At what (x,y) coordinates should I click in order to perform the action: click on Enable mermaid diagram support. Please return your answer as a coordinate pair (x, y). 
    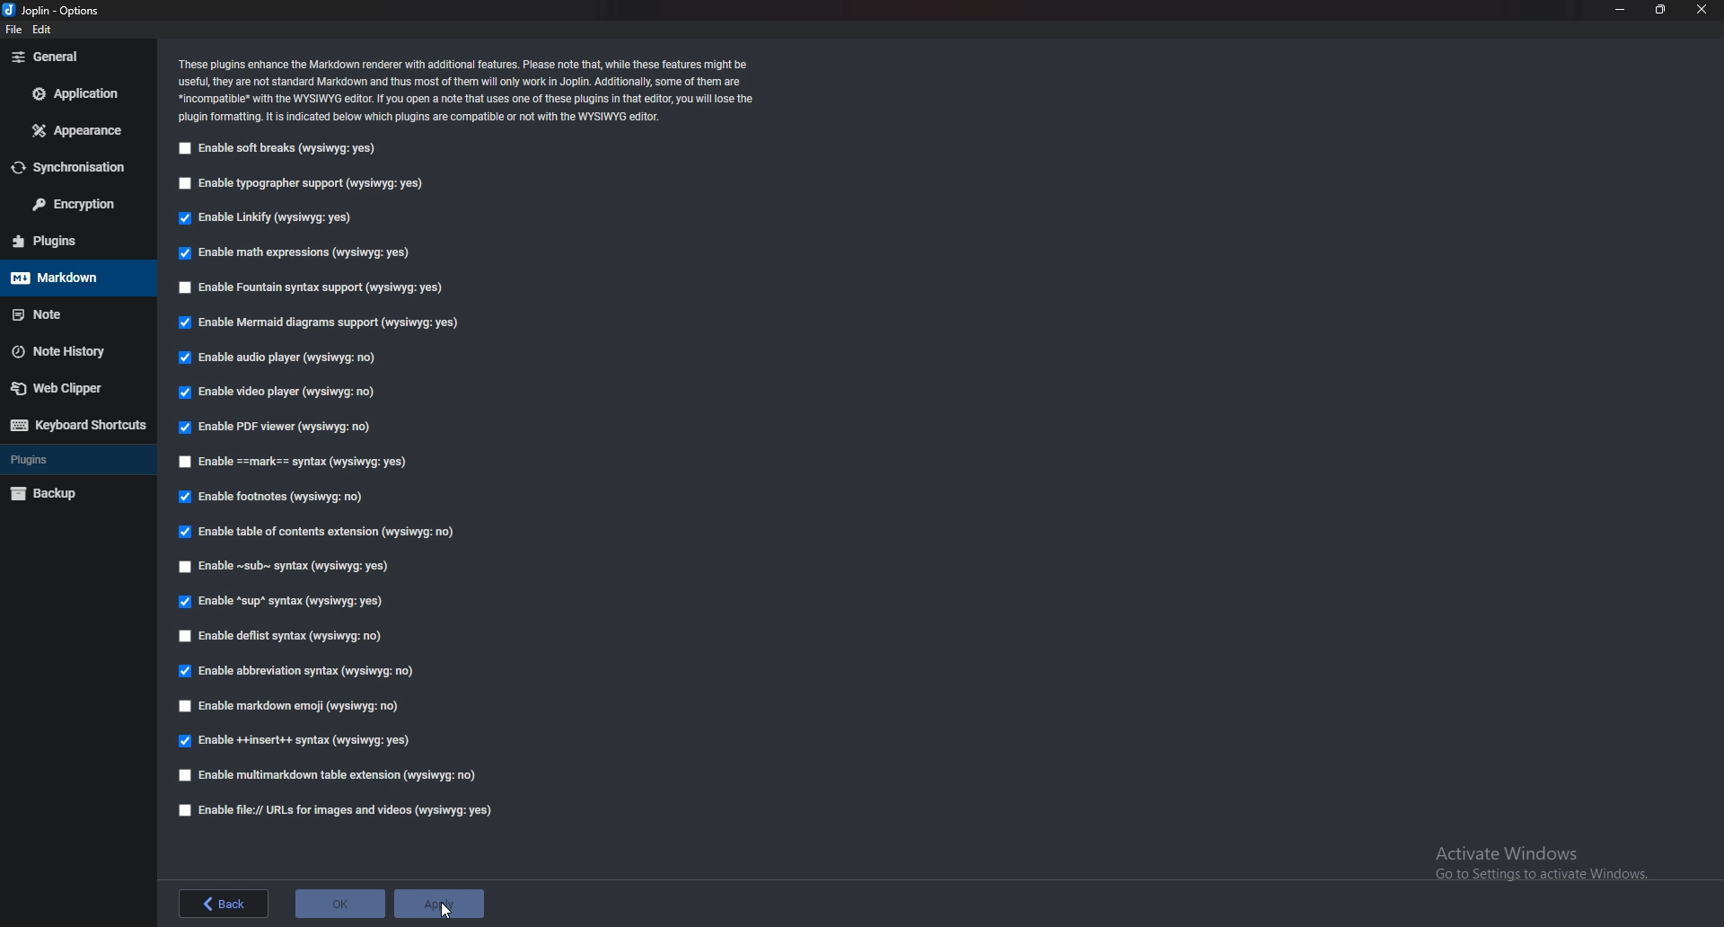
    Looking at the image, I should click on (318, 322).